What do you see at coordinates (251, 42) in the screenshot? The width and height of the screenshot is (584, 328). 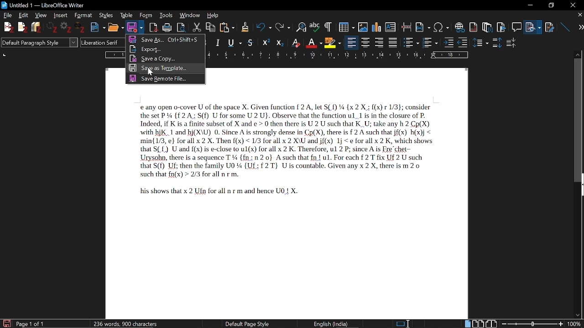 I see `Strike through` at bounding box center [251, 42].